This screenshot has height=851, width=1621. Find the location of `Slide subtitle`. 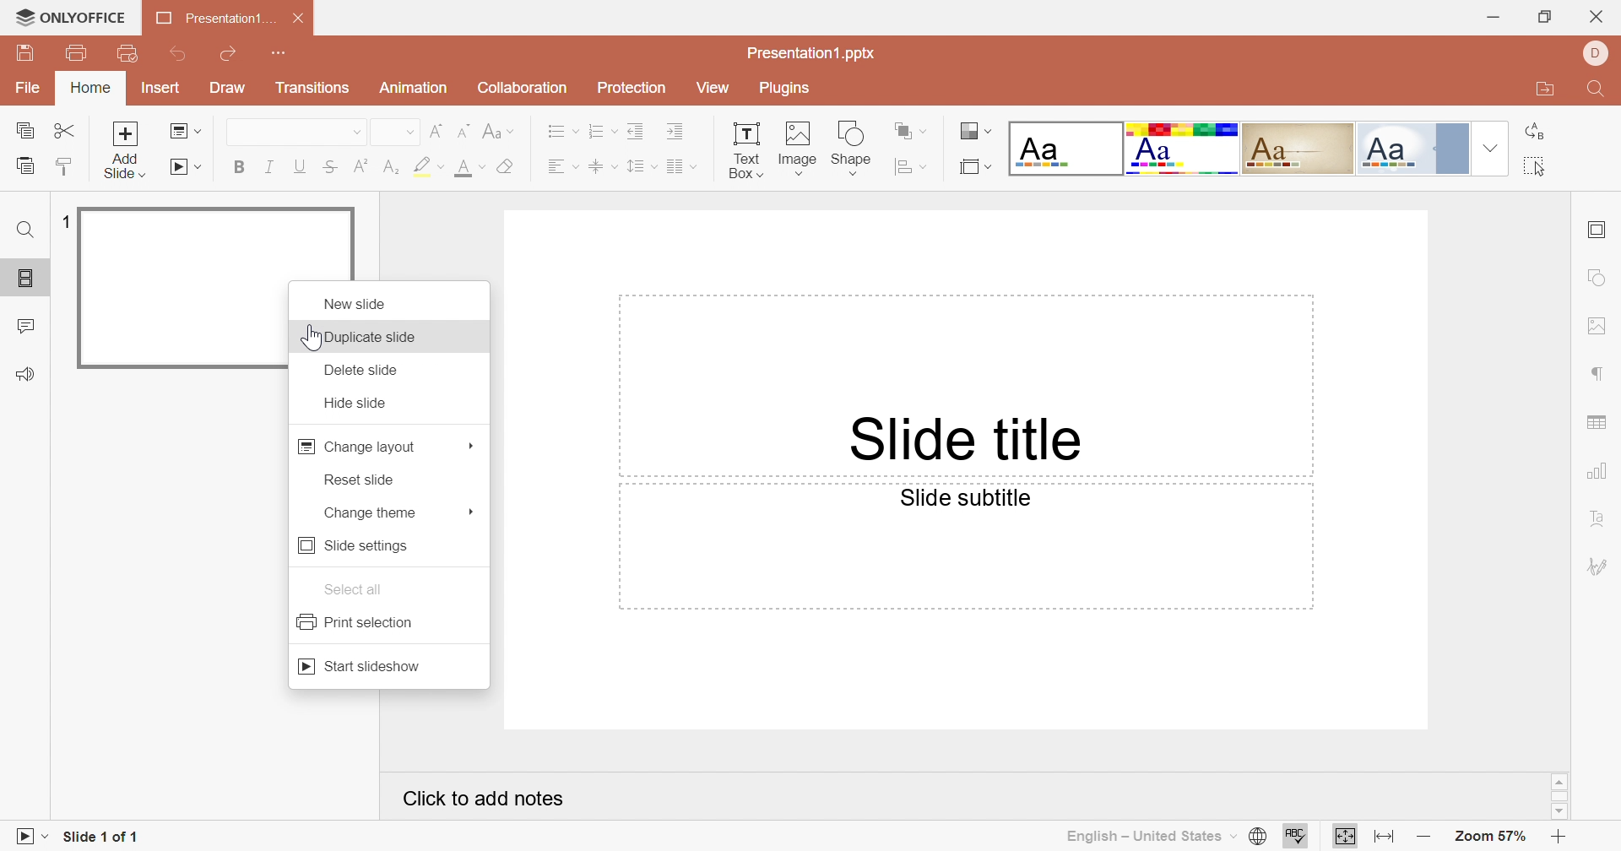

Slide subtitle is located at coordinates (962, 500).